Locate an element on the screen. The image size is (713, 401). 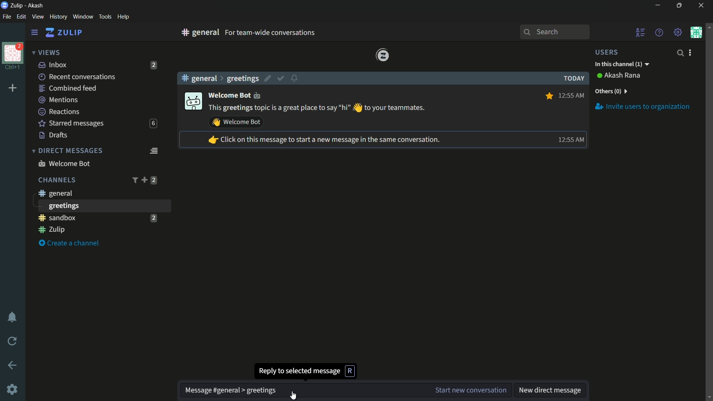
help menu is located at coordinates (658, 32).